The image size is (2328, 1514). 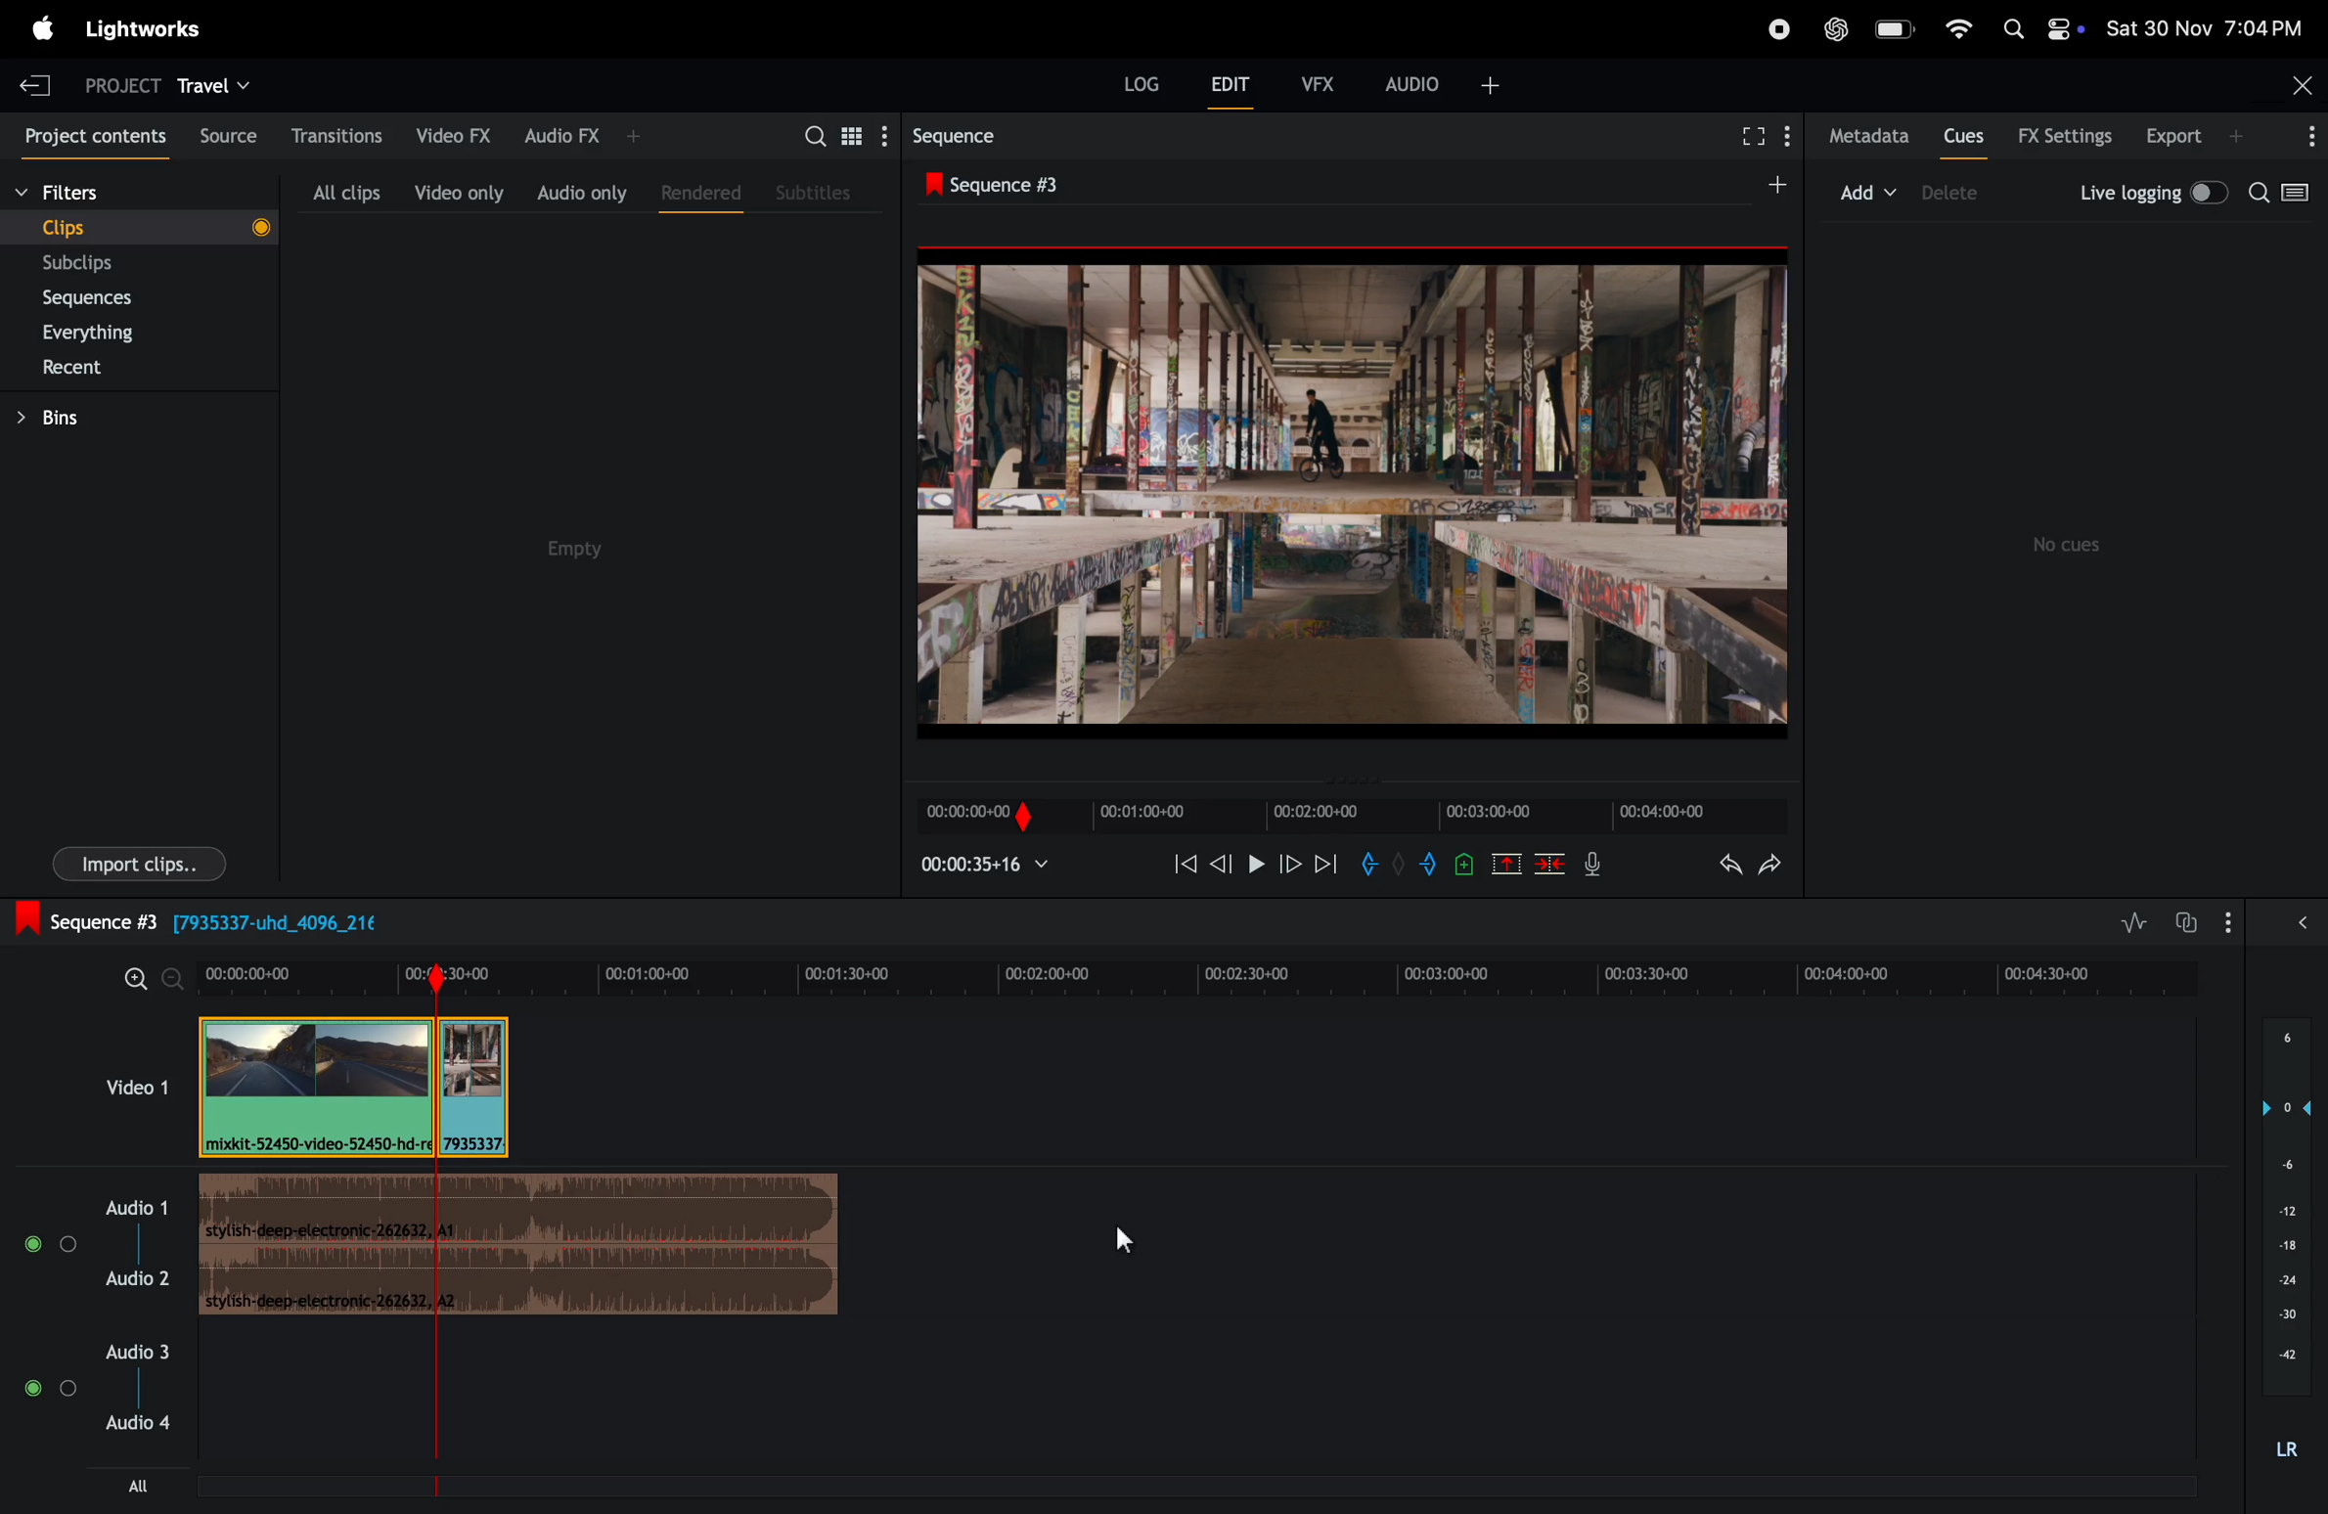 I want to click on apple menu, so click(x=44, y=26).